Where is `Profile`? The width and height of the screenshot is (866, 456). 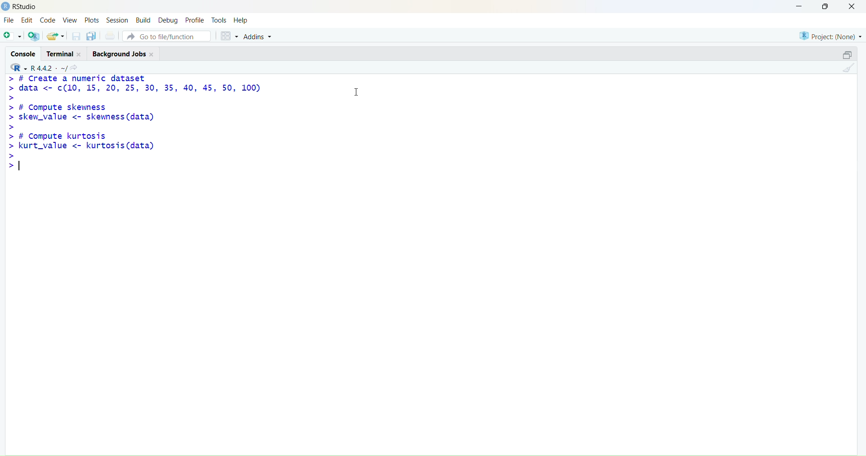
Profile is located at coordinates (195, 18).